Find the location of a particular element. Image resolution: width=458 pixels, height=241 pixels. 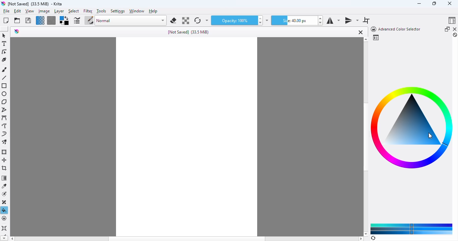

open an existing document is located at coordinates (17, 20).